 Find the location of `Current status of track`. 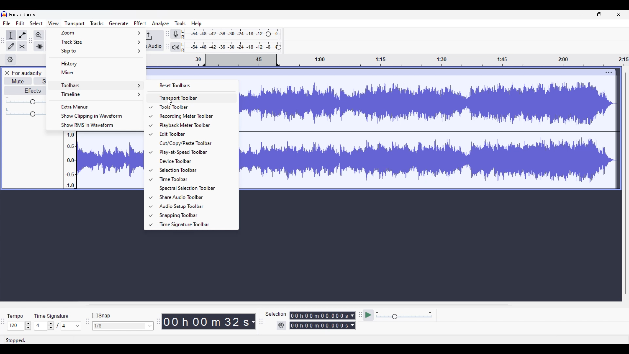

Current status of track is located at coordinates (16, 340).